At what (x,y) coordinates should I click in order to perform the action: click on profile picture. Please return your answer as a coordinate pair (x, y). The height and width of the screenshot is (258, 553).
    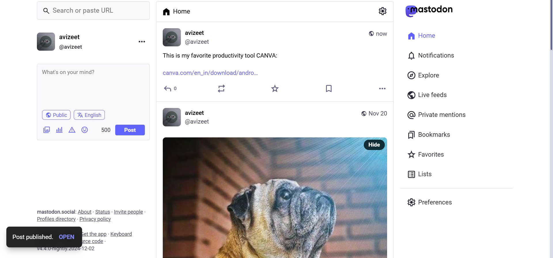
    Looking at the image, I should click on (45, 42).